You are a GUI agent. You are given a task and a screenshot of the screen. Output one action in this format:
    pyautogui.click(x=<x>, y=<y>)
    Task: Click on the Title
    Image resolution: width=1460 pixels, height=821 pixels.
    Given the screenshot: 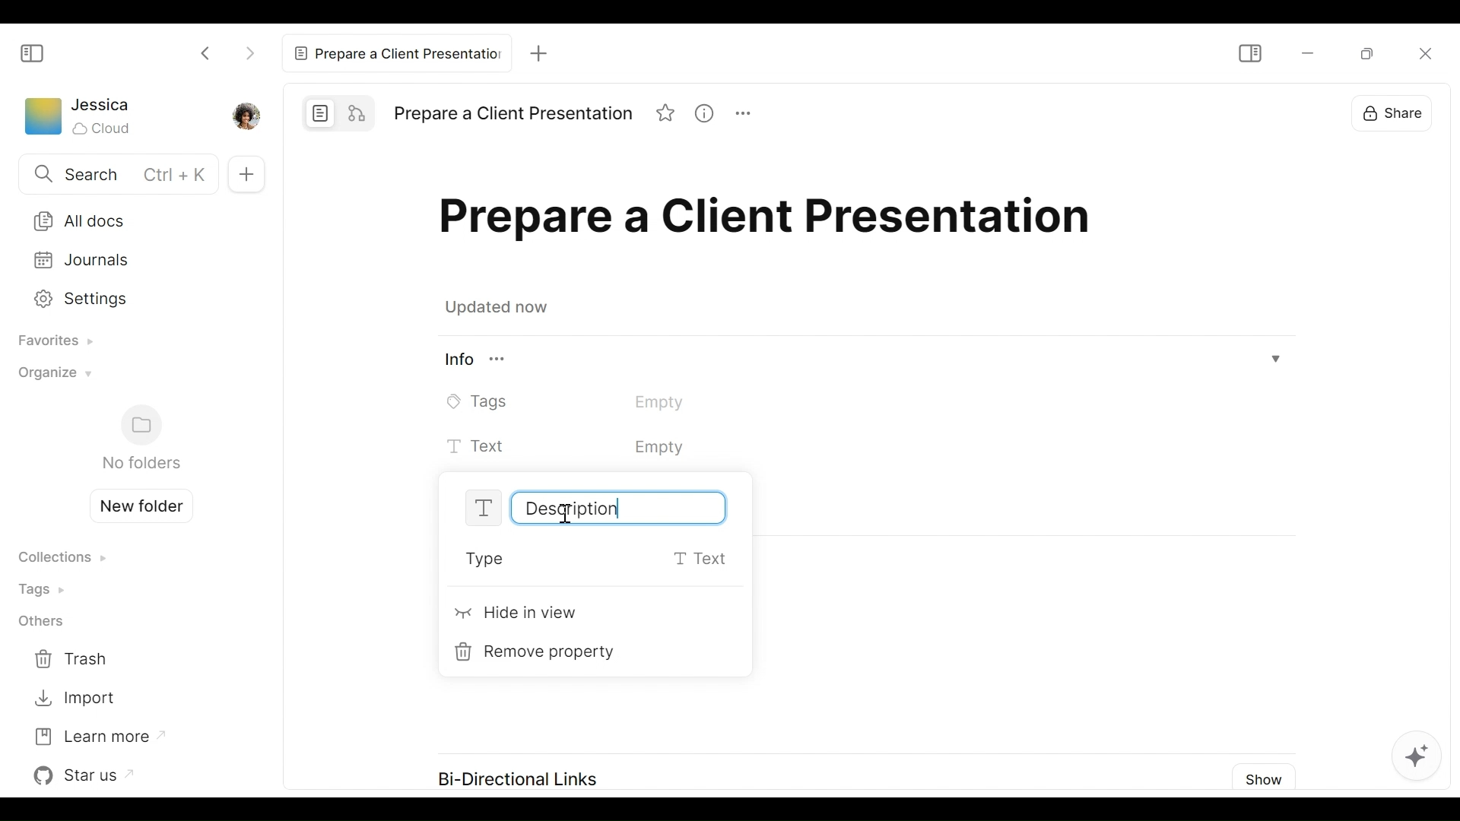 What is the action you would take?
    pyautogui.click(x=772, y=222)
    